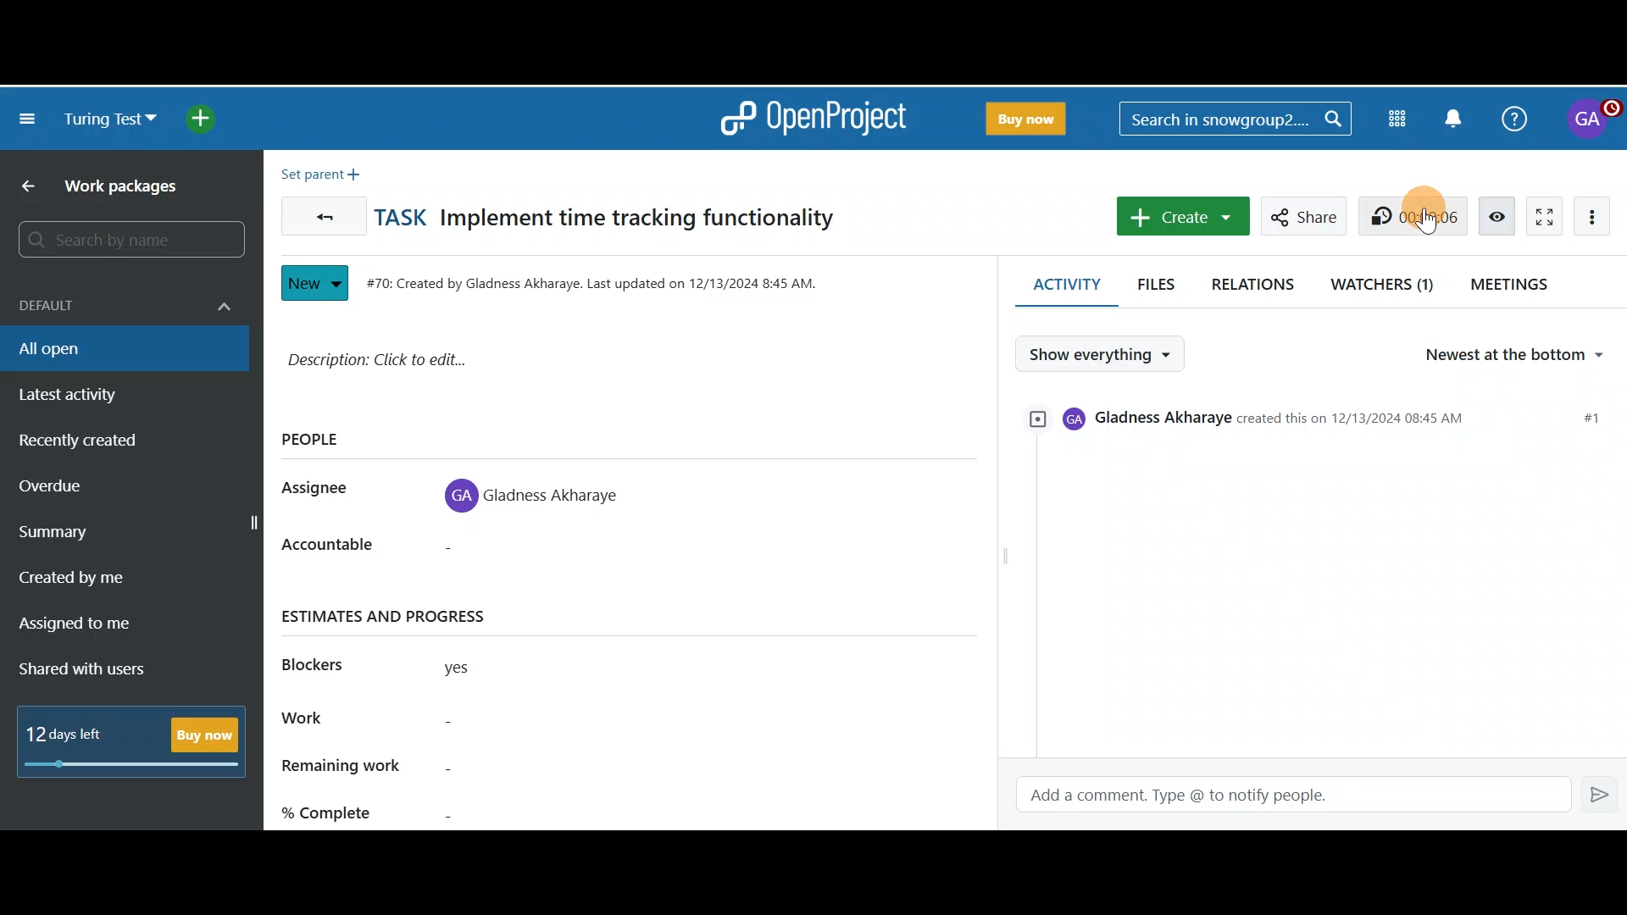 Image resolution: width=1627 pixels, height=915 pixels. What do you see at coordinates (324, 490) in the screenshot?
I see `Assignee` at bounding box center [324, 490].